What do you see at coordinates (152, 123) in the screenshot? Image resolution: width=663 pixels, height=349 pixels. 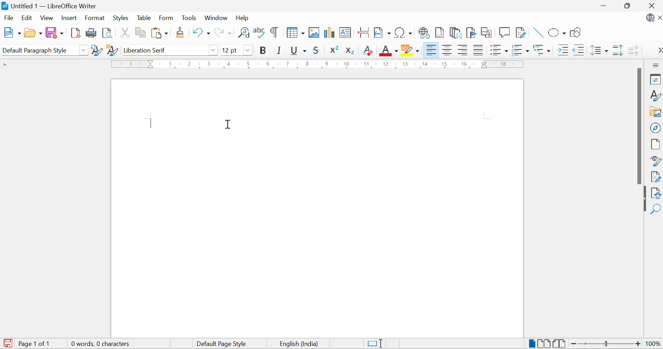 I see `Typing Cursor` at bounding box center [152, 123].